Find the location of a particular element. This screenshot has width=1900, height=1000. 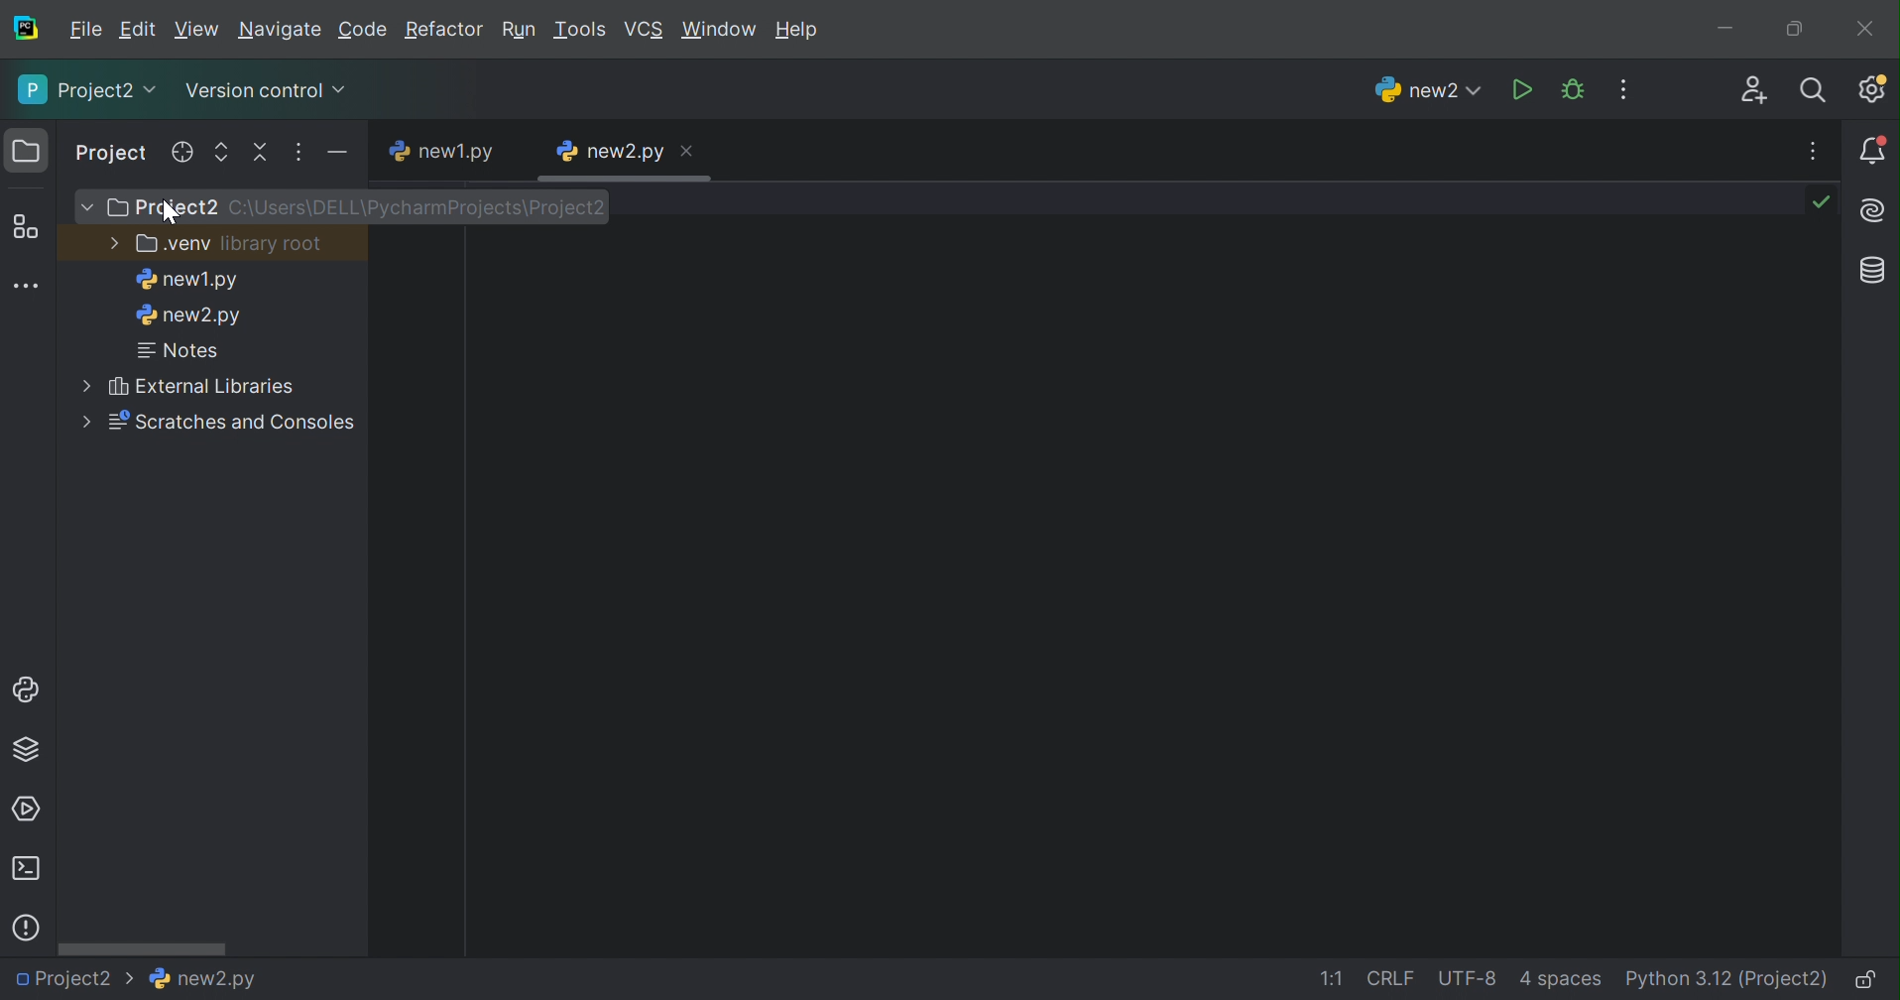

Project2 is located at coordinates (85, 92).